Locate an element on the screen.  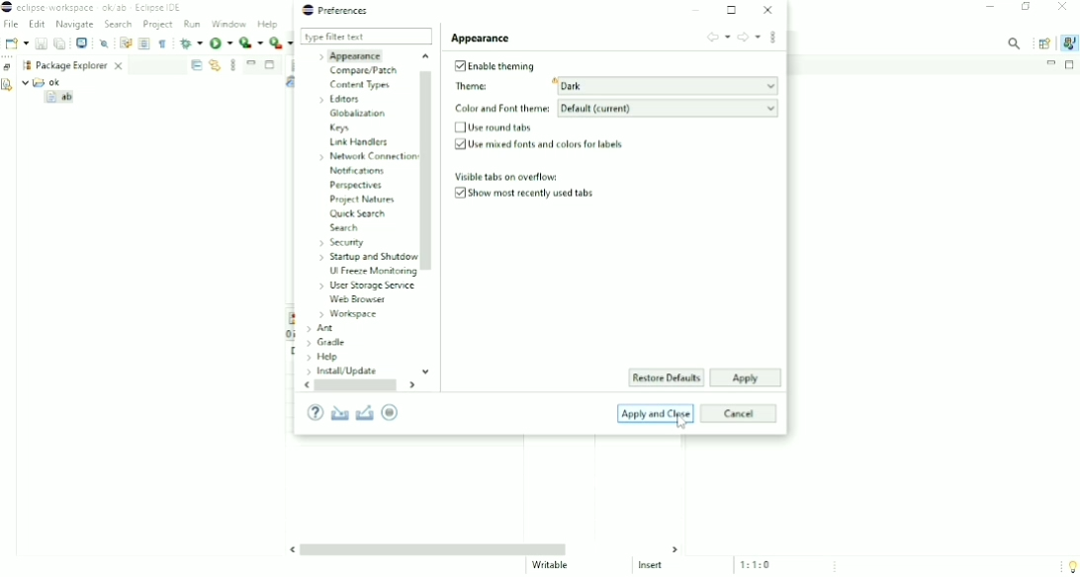
User Storage Service is located at coordinates (364, 286).